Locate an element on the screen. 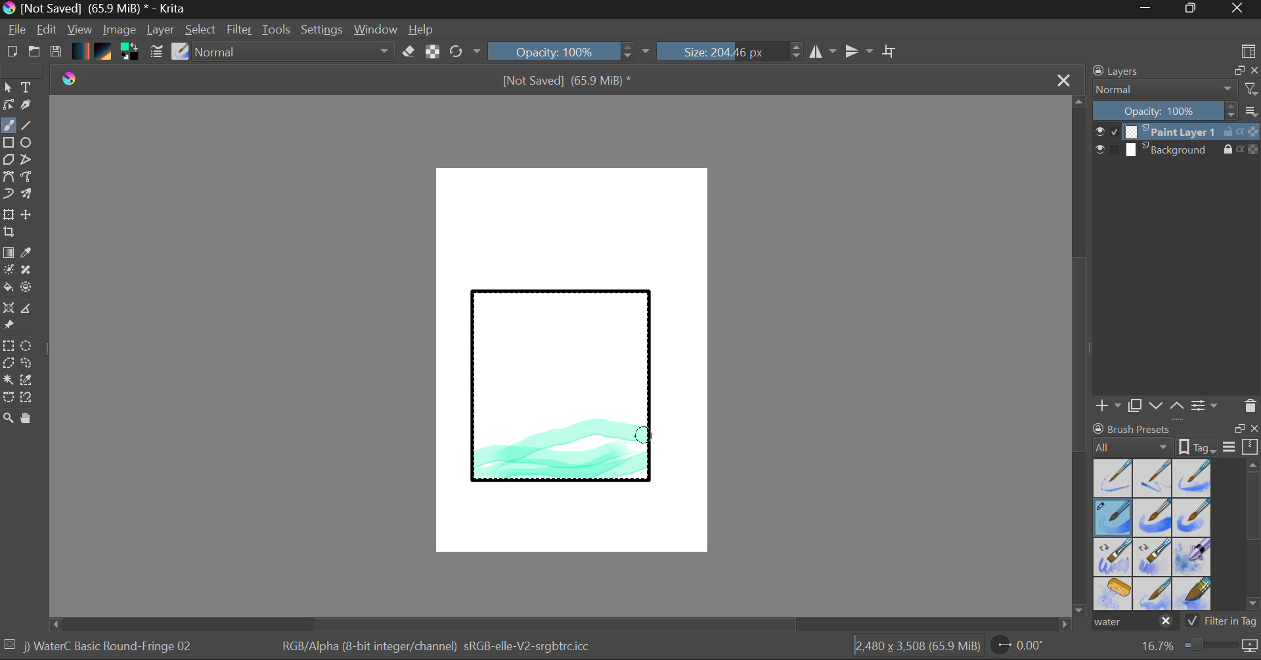 This screenshot has width=1261, height=660. Choose Workspace is located at coordinates (1248, 50).